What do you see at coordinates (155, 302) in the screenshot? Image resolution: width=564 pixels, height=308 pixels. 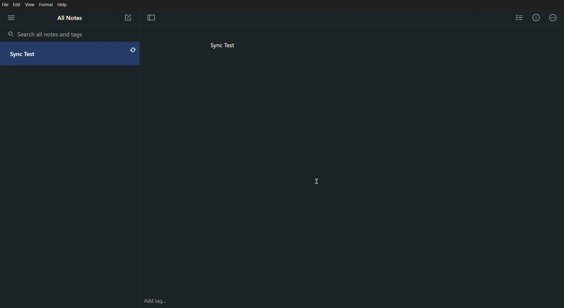 I see `Add Tag` at bounding box center [155, 302].